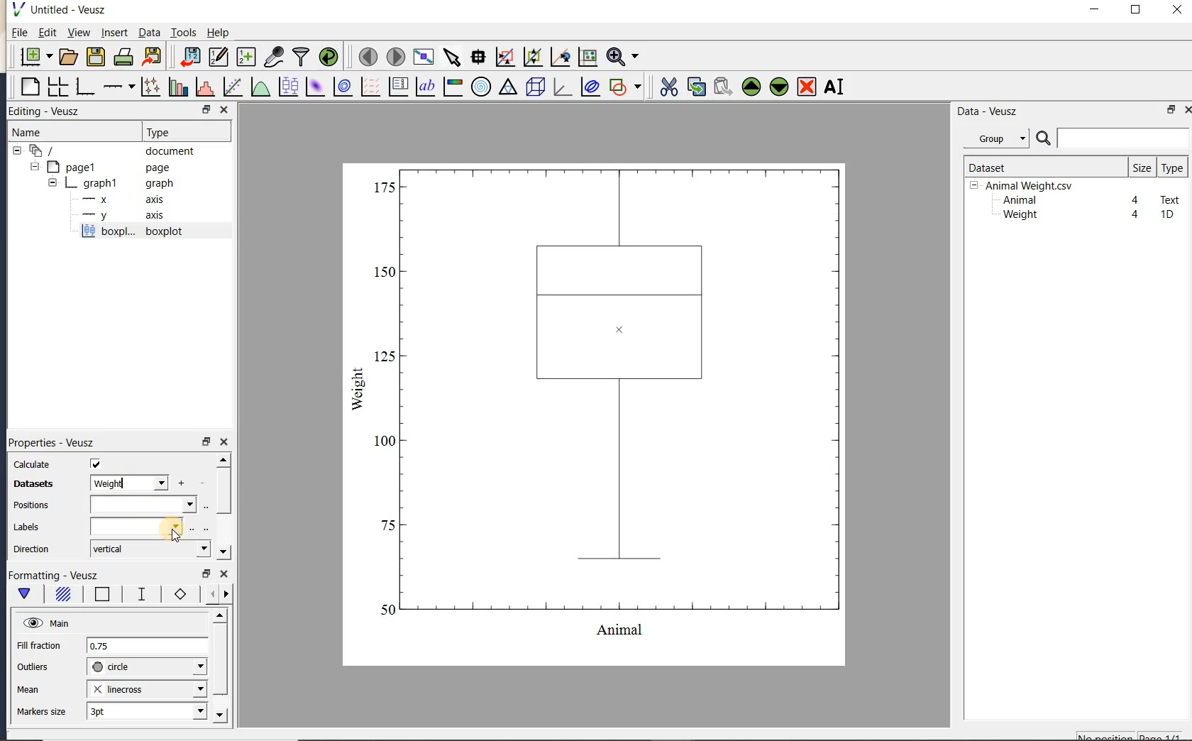  What do you see at coordinates (207, 574) in the screenshot?
I see `restore` at bounding box center [207, 574].